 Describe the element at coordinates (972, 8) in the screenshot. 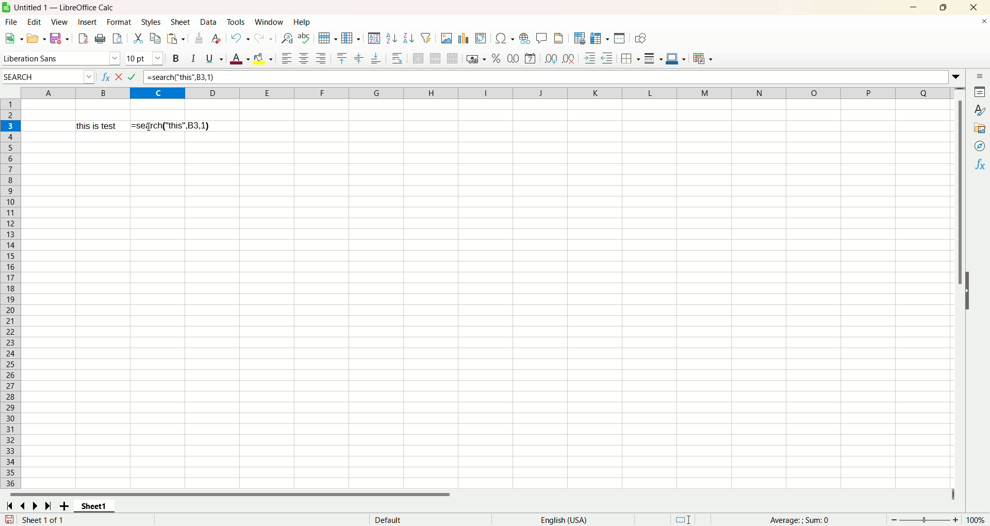

I see `close` at that location.